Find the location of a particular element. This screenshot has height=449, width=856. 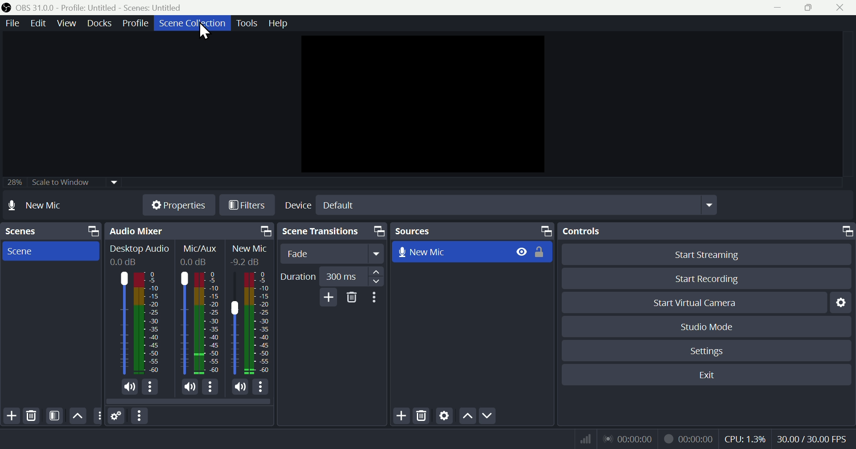

Delete is located at coordinates (422, 416).